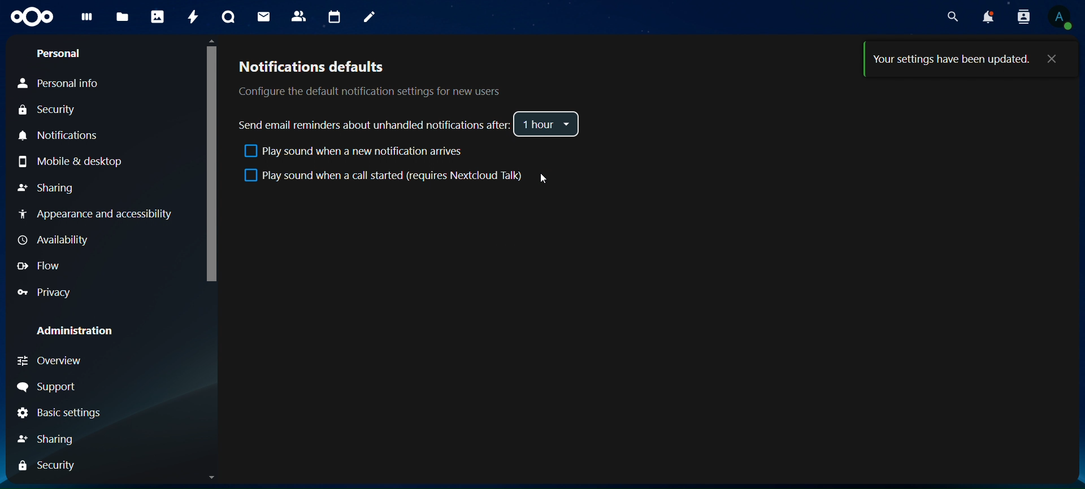  What do you see at coordinates (157, 17) in the screenshot?
I see `photos` at bounding box center [157, 17].